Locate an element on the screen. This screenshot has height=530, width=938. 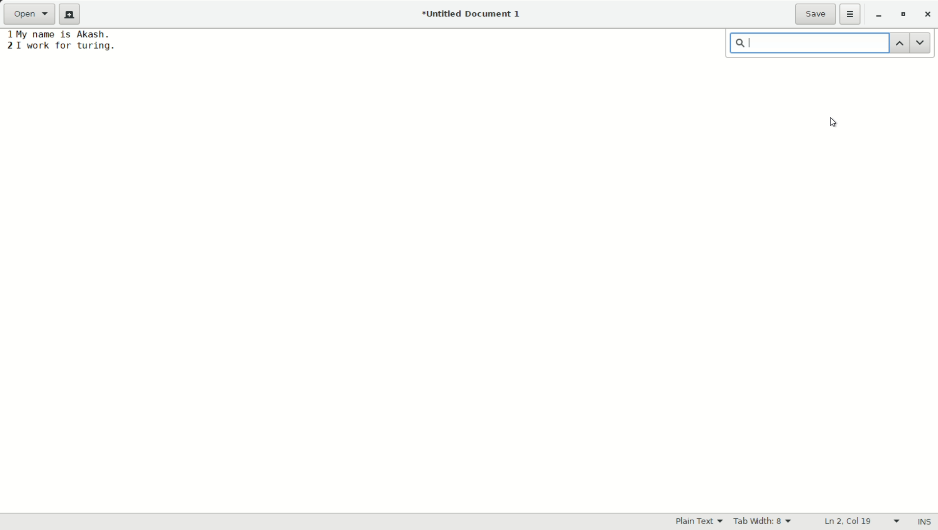
close app is located at coordinates (927, 15).